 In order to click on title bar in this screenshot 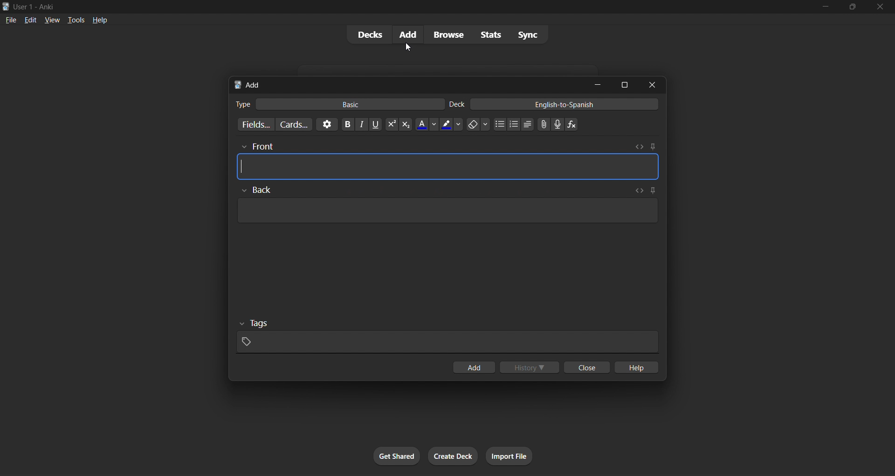, I will do `click(392, 6)`.